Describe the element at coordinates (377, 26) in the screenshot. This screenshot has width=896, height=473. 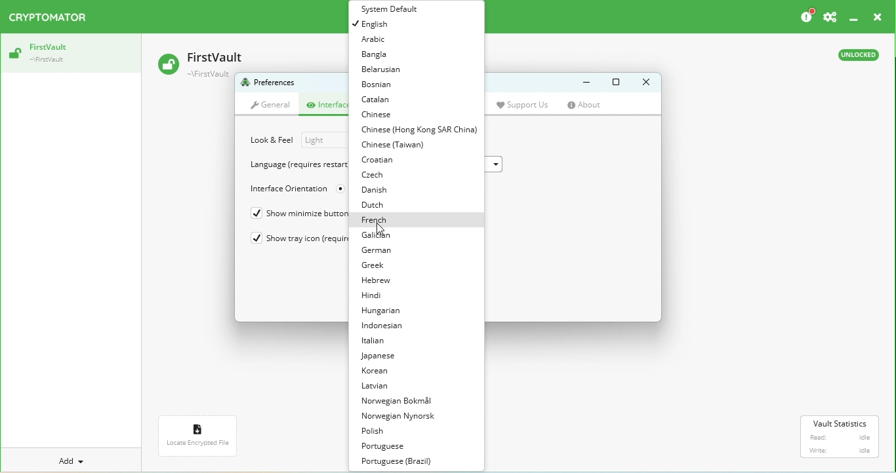
I see `English` at that location.